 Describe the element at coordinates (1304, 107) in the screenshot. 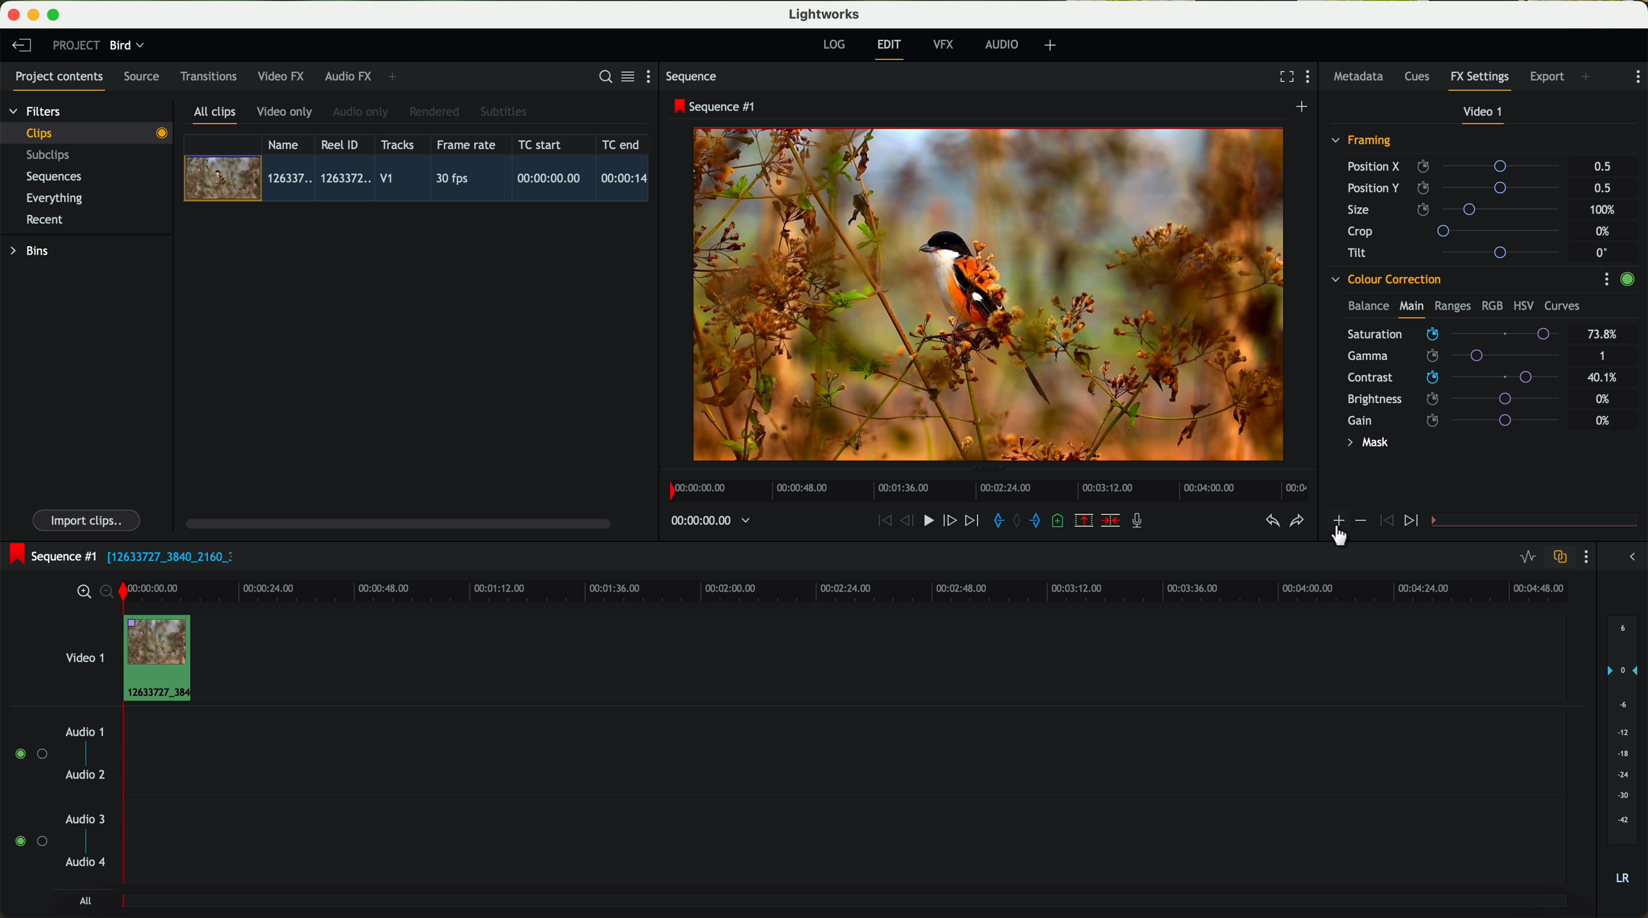

I see `create a new sequence` at that location.